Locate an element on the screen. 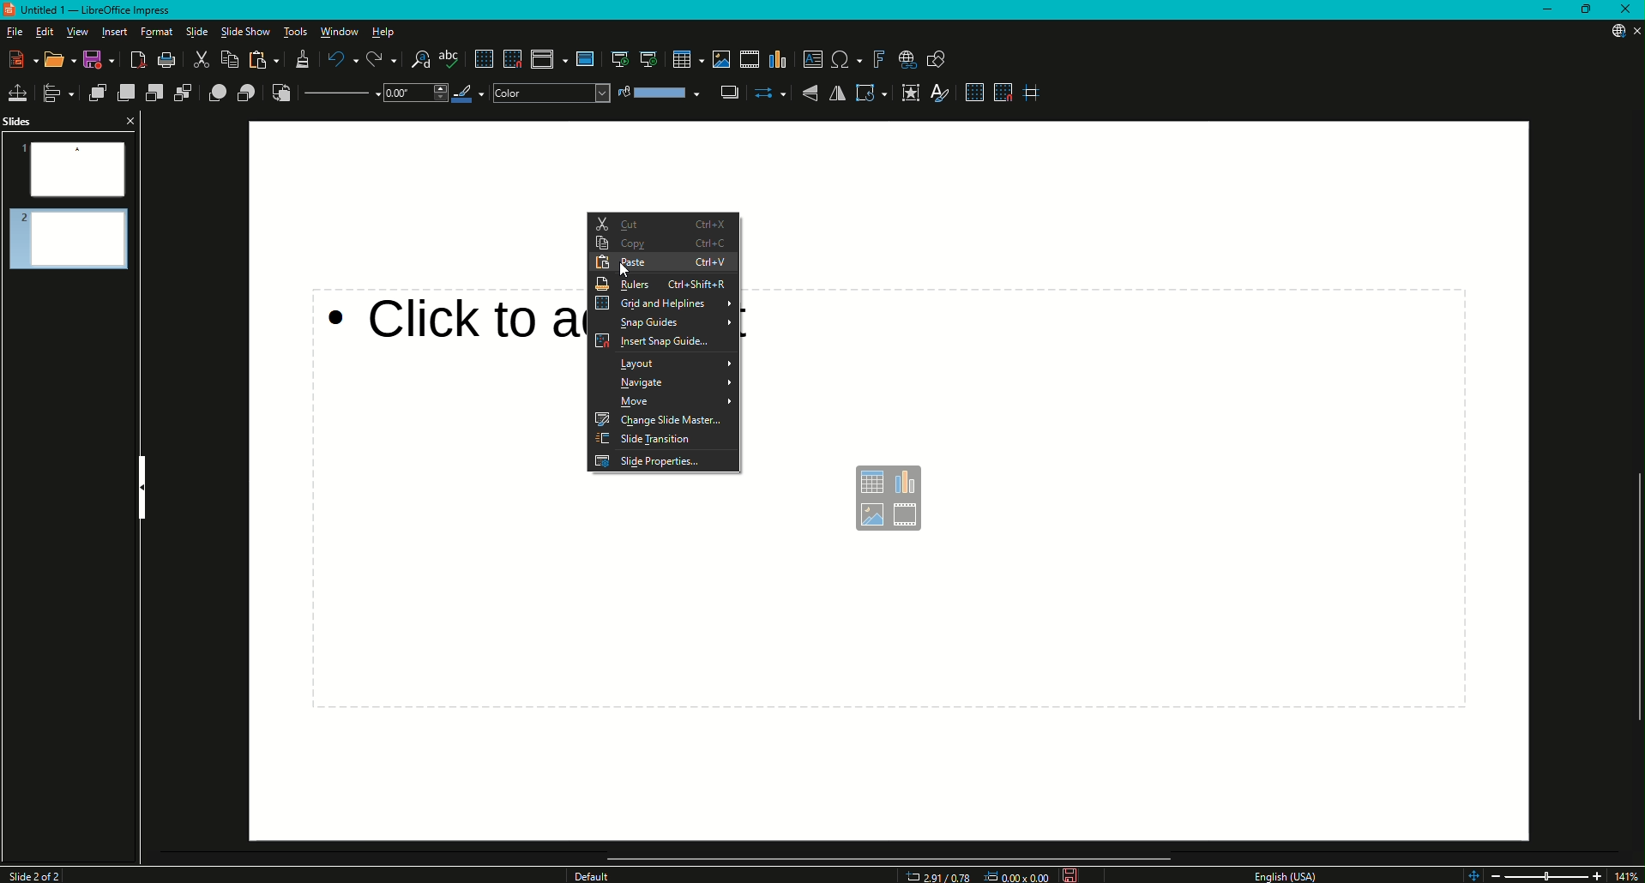 Image resolution: width=1645 pixels, height=883 pixels. Bring Forward is located at coordinates (124, 93).